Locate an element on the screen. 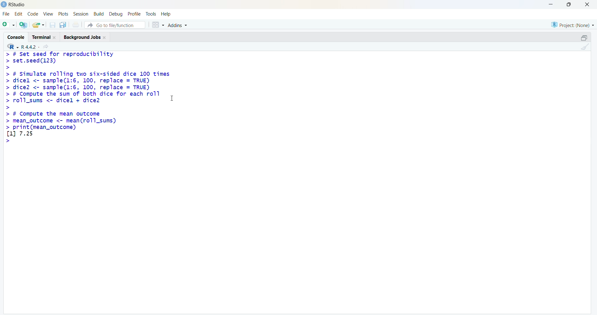 This screenshot has height=315, width=597. print is located at coordinates (76, 25).